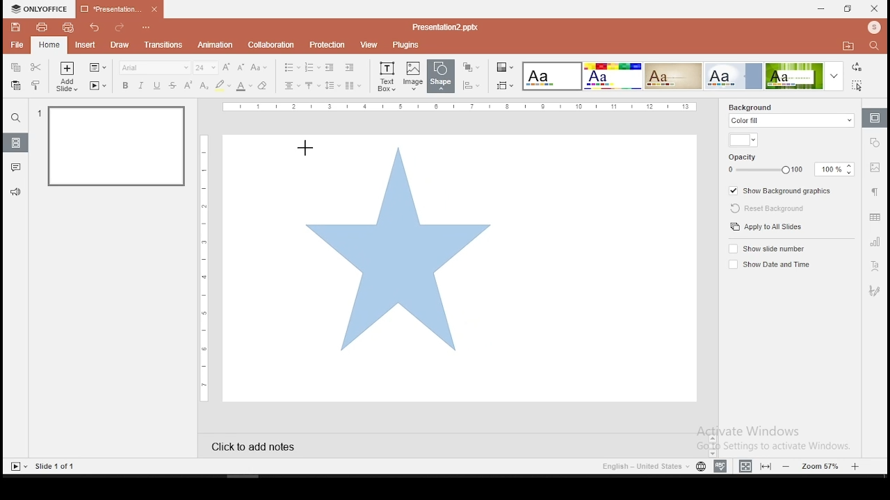  Describe the element at coordinates (855, 465) in the screenshot. I see `zoom in` at that location.